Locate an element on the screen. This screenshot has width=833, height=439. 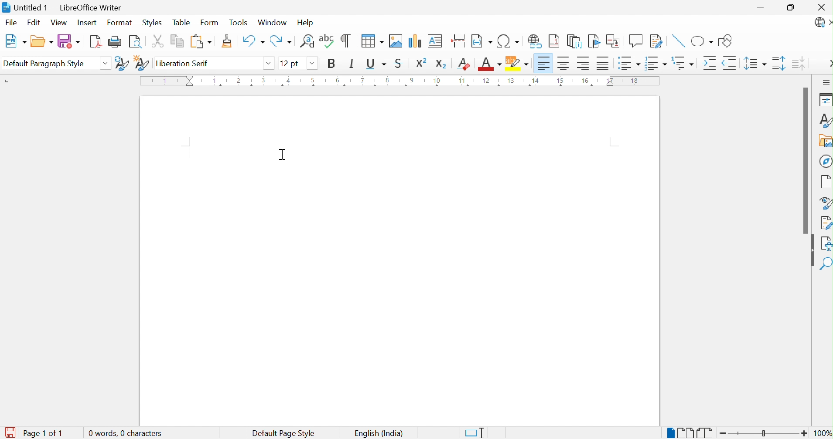
Book View is located at coordinates (706, 432).